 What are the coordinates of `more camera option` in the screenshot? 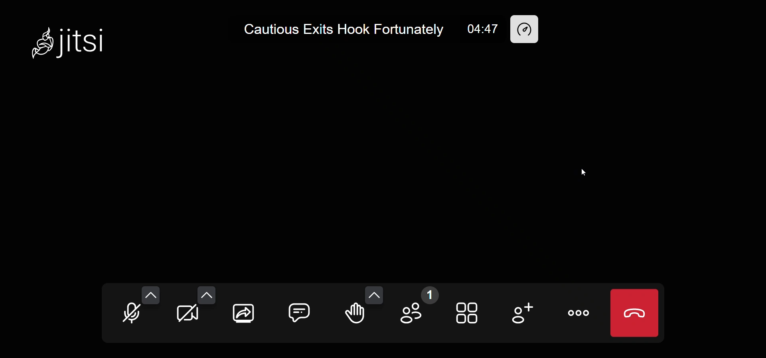 It's located at (207, 296).